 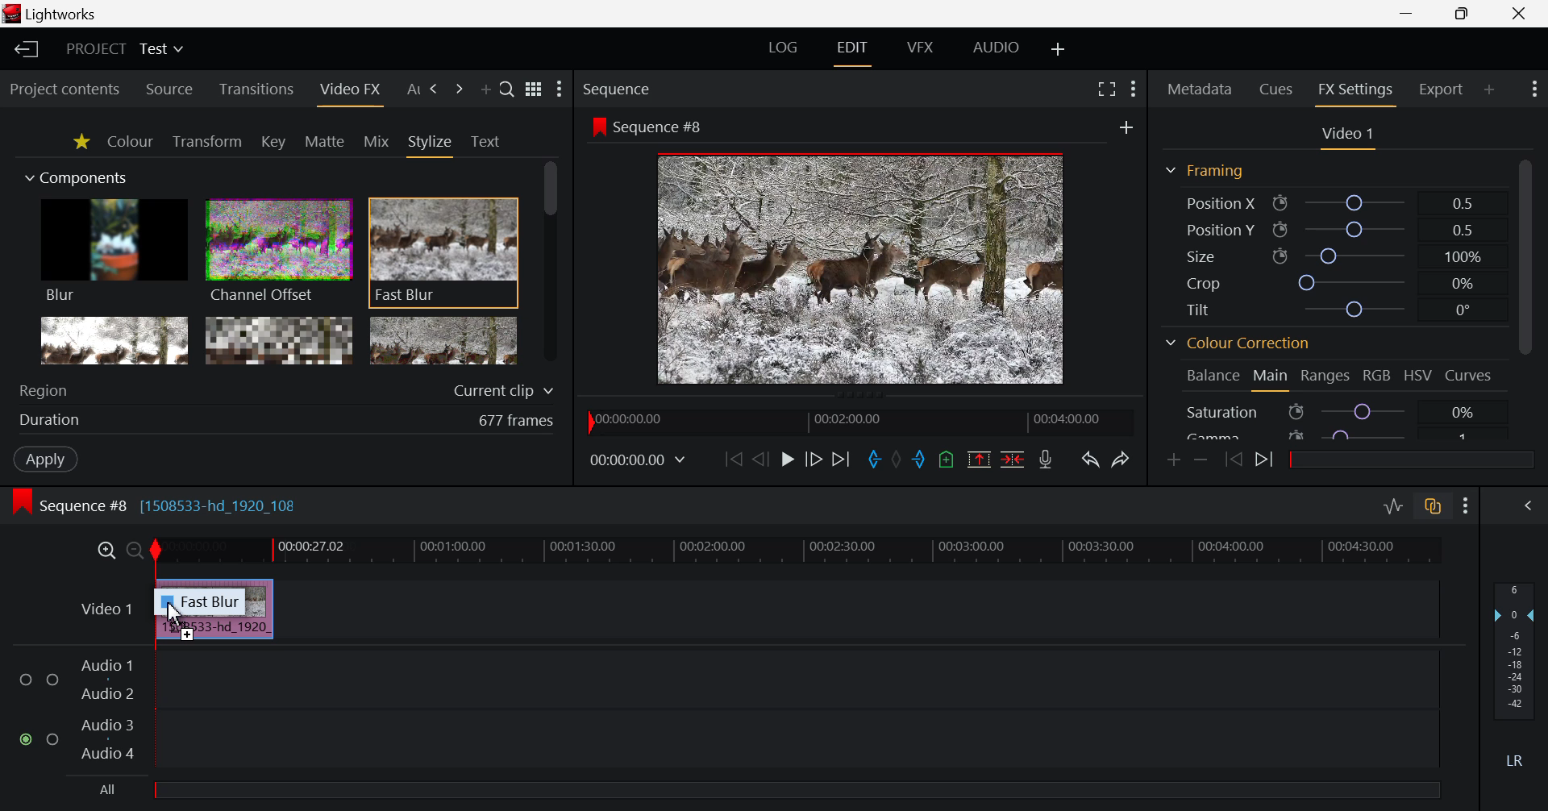 What do you see at coordinates (1325, 376) in the screenshot?
I see `Ranges` at bounding box center [1325, 376].